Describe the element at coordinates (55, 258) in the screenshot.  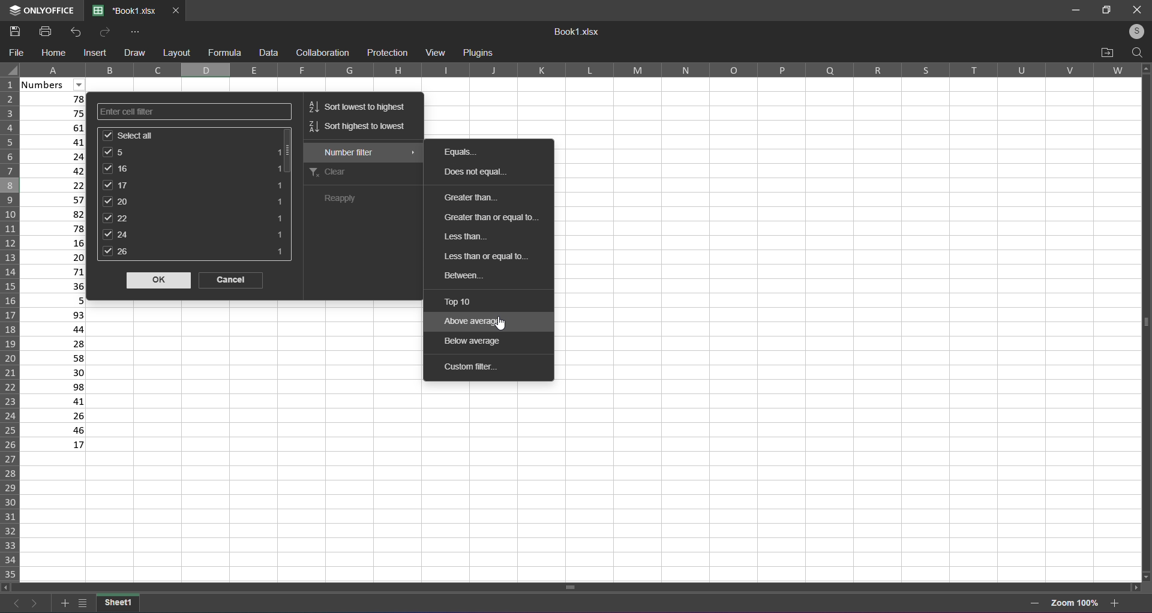
I see `20` at that location.